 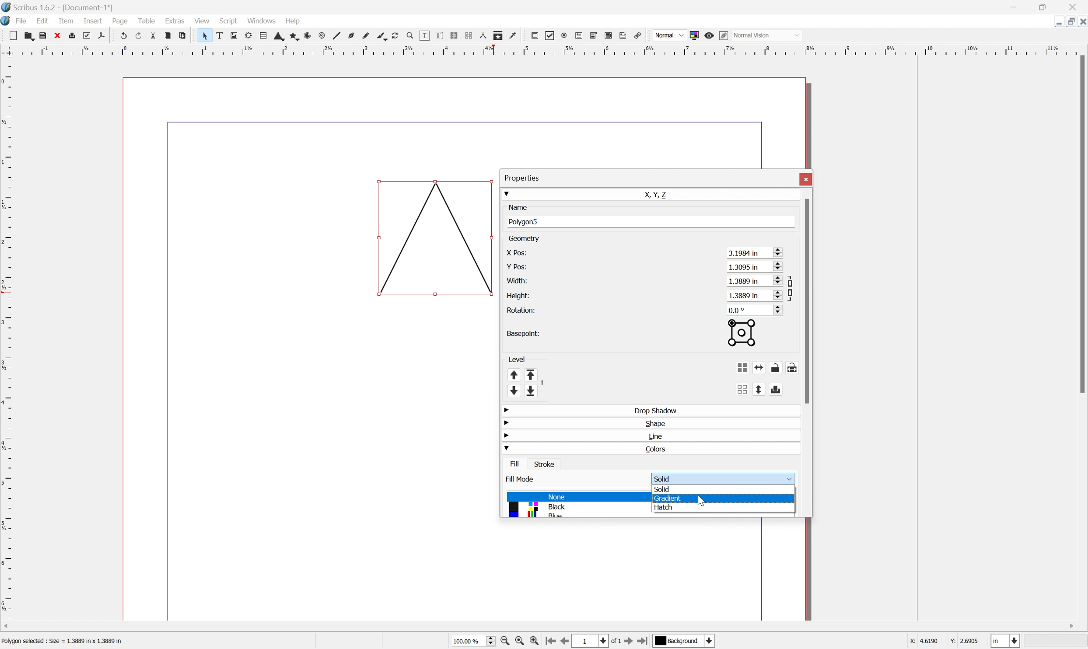 I want to click on Lock or unlock the size of the object, so click(x=804, y=366).